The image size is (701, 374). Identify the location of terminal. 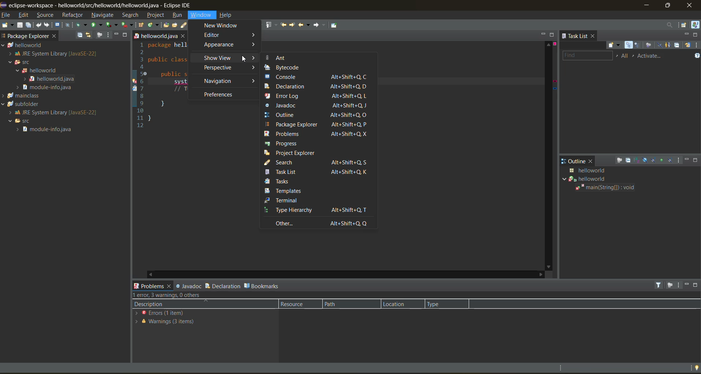
(285, 201).